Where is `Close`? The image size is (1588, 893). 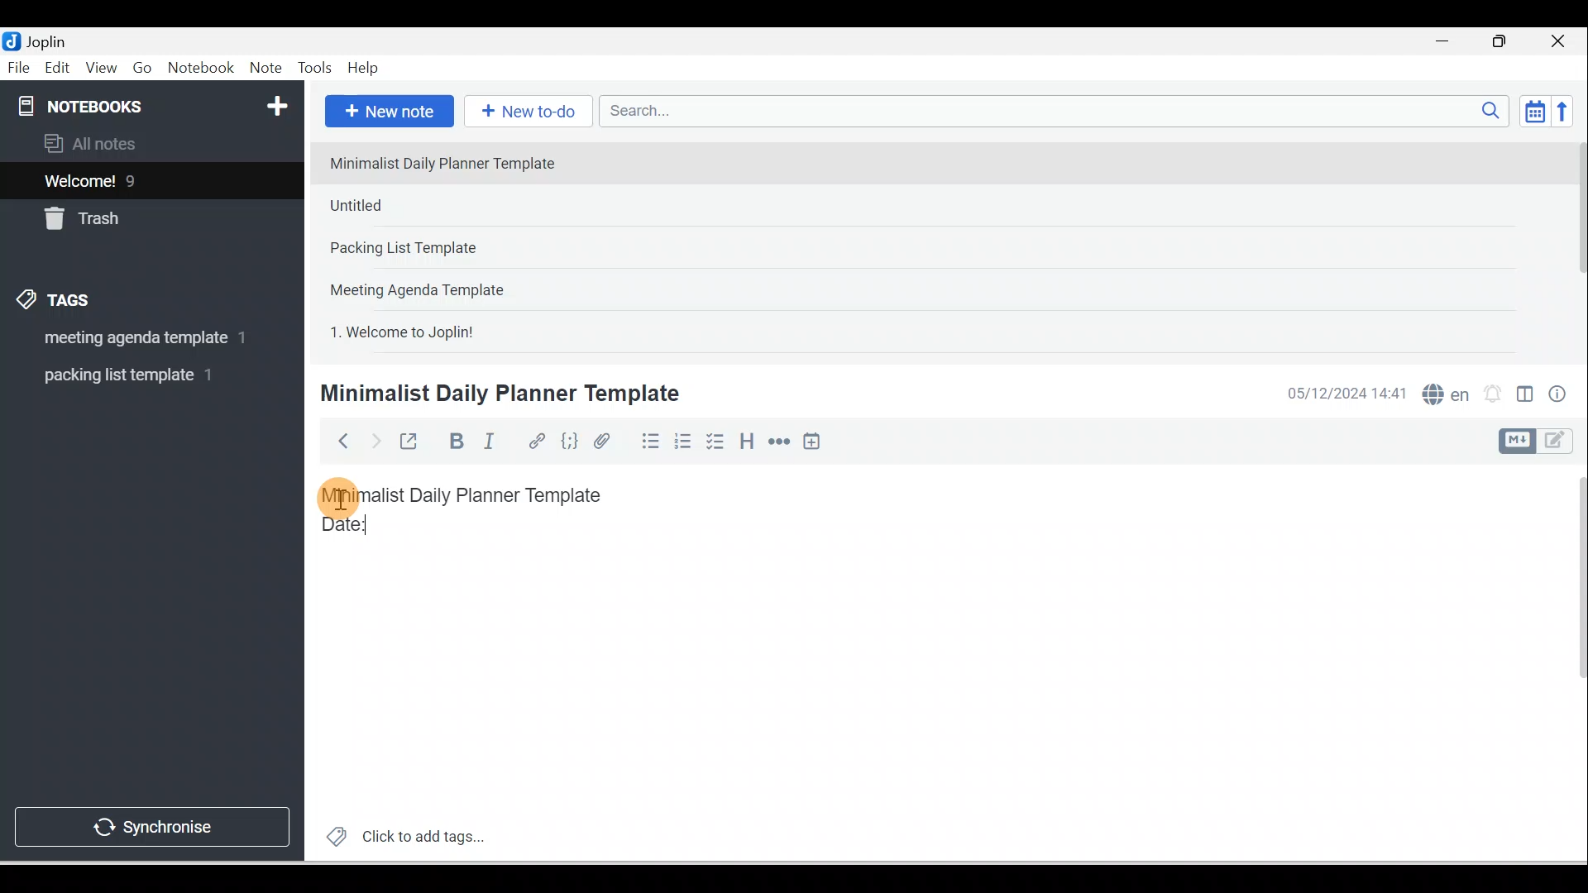
Close is located at coordinates (1562, 41).